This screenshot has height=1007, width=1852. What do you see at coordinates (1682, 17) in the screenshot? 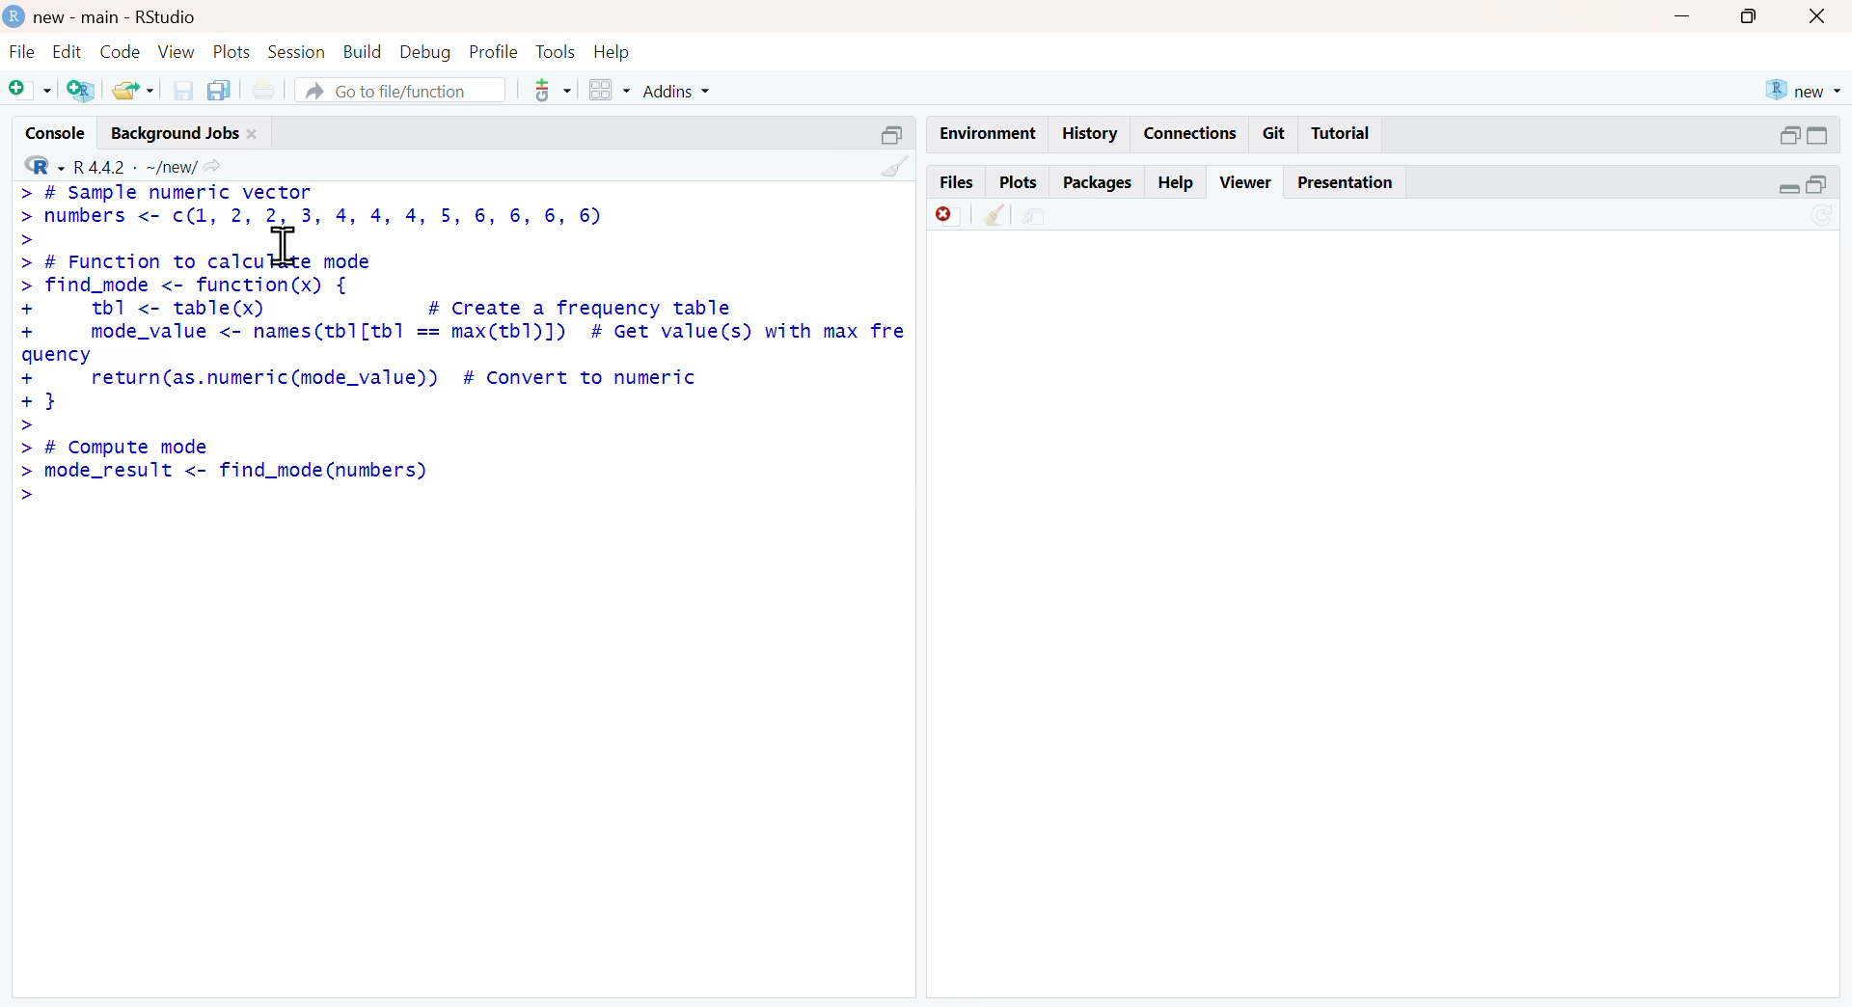
I see `minimise` at bounding box center [1682, 17].